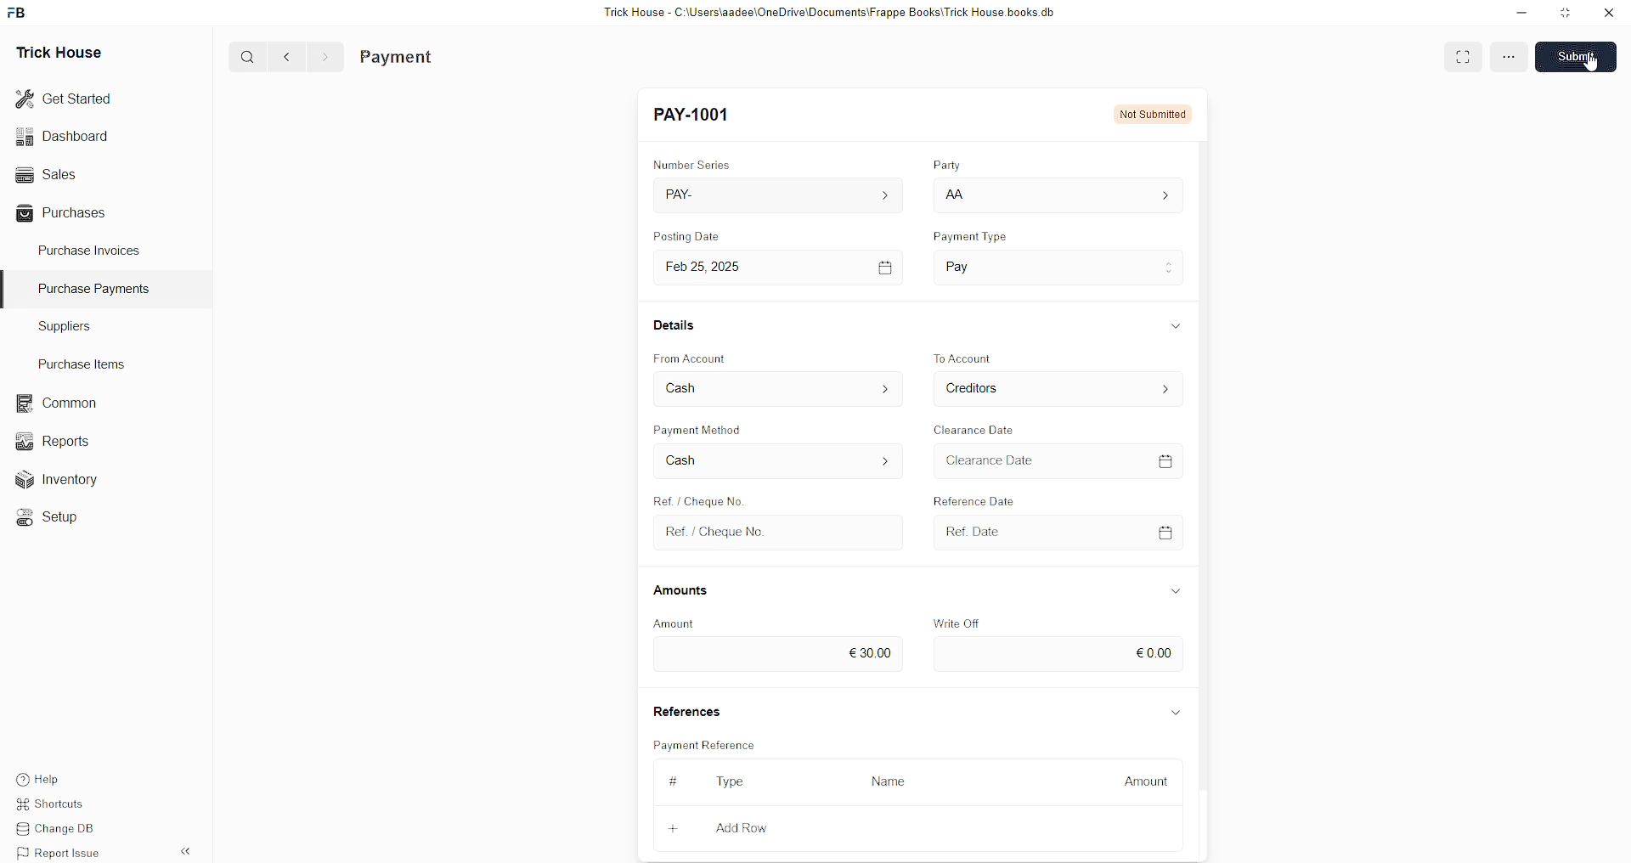  I want to click on PAY-, so click(694, 197).